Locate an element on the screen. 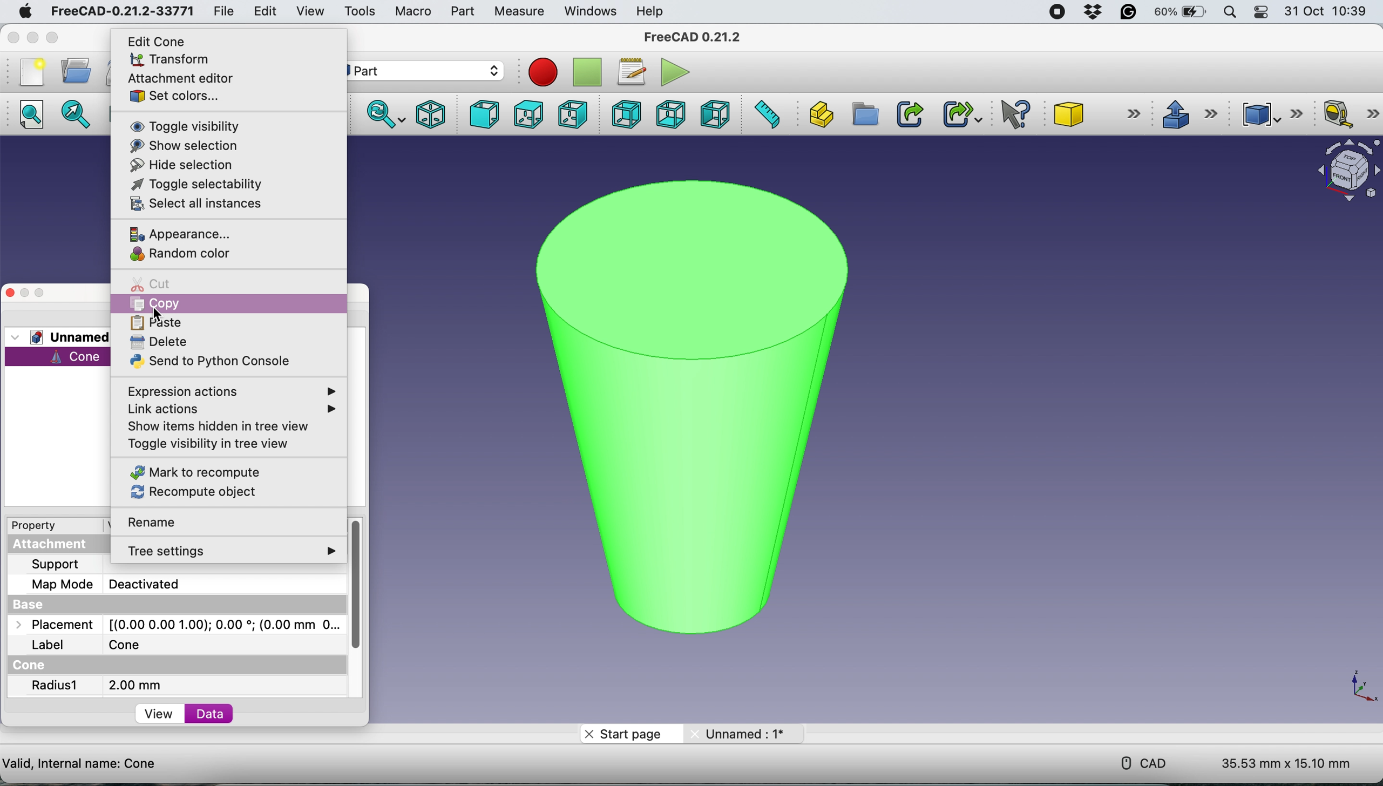 The image size is (1383, 786). edit cone is located at coordinates (160, 41).